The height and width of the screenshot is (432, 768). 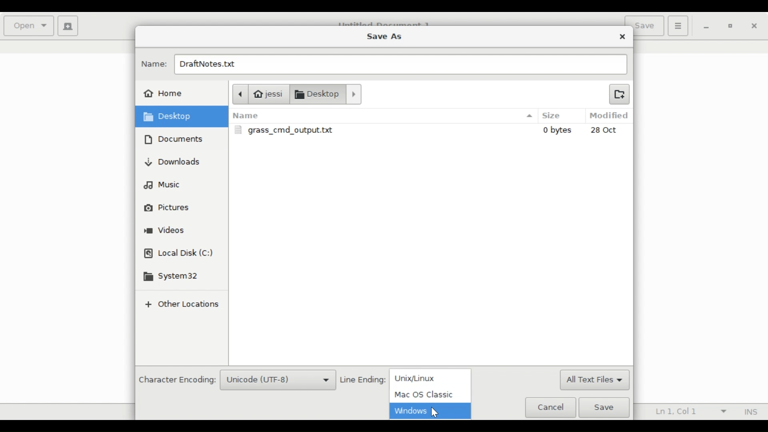 I want to click on Character Encoding, so click(x=176, y=380).